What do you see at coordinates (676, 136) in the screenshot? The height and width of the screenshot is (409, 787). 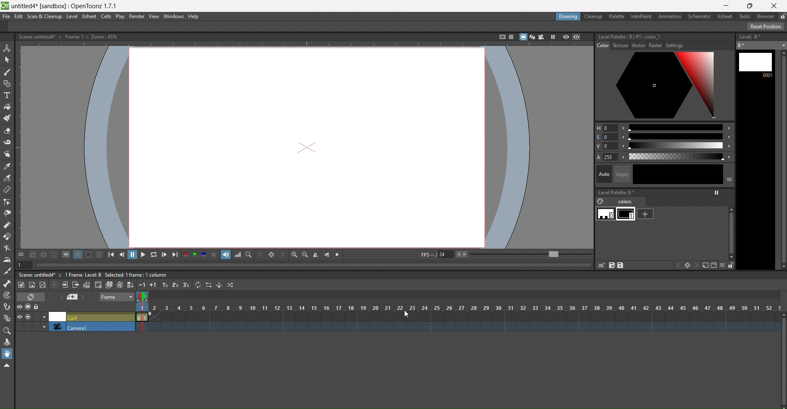 I see `S` at bounding box center [676, 136].